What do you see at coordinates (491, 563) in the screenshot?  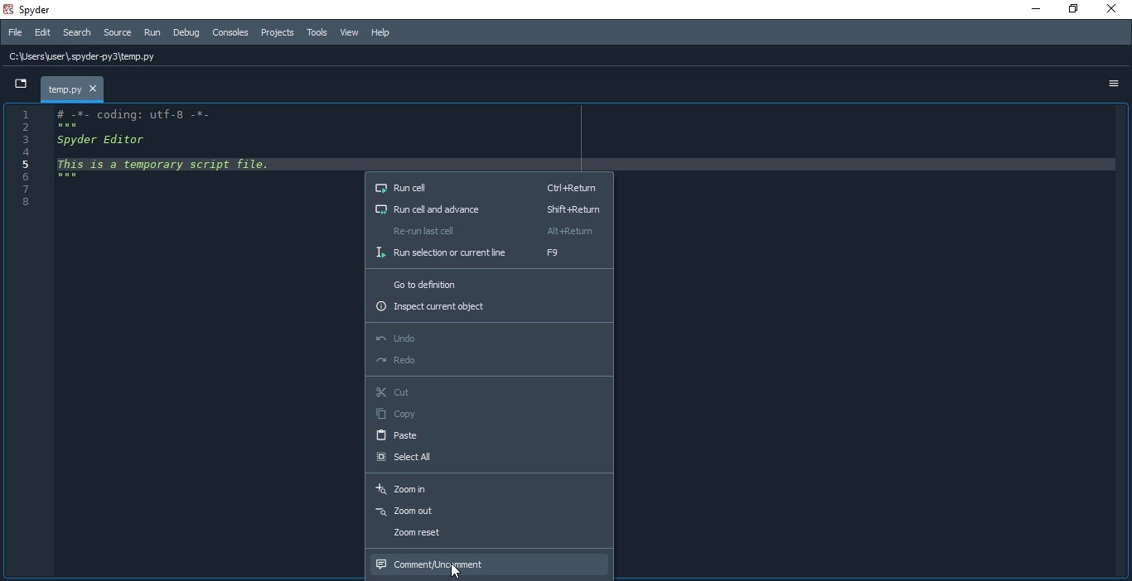 I see `Comment/Uncomment` at bounding box center [491, 563].